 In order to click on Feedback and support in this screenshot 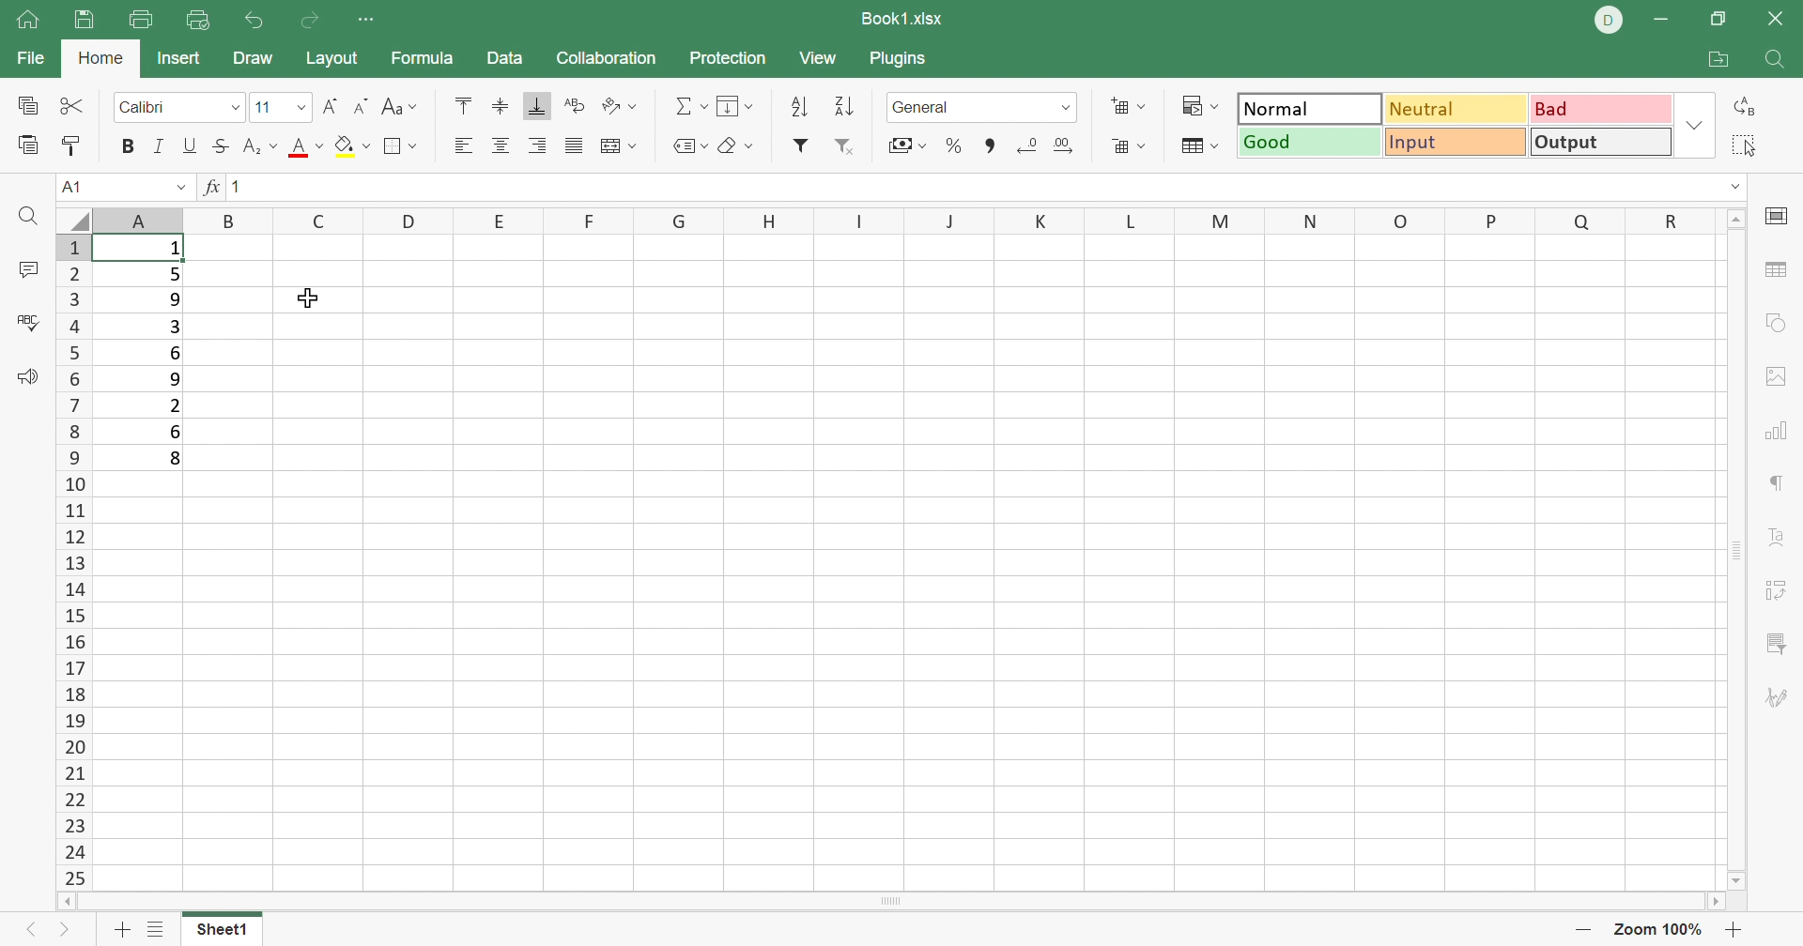, I will do `click(32, 375)`.